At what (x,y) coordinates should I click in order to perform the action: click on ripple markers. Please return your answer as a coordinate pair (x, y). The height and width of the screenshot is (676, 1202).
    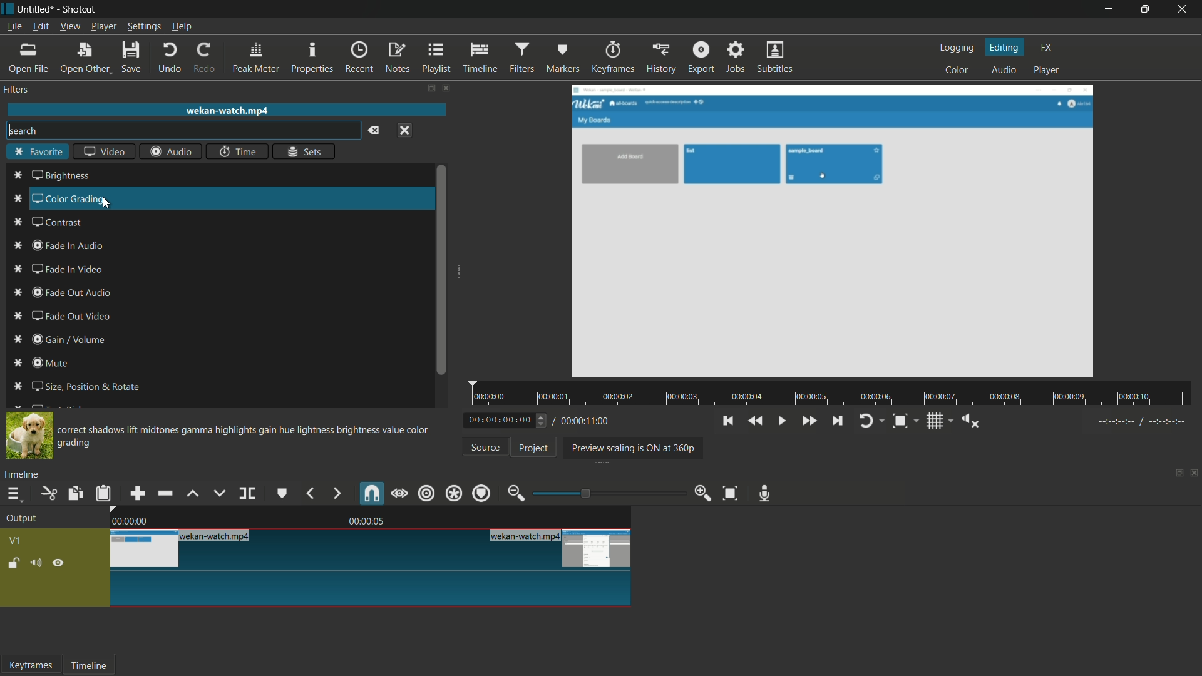
    Looking at the image, I should click on (482, 493).